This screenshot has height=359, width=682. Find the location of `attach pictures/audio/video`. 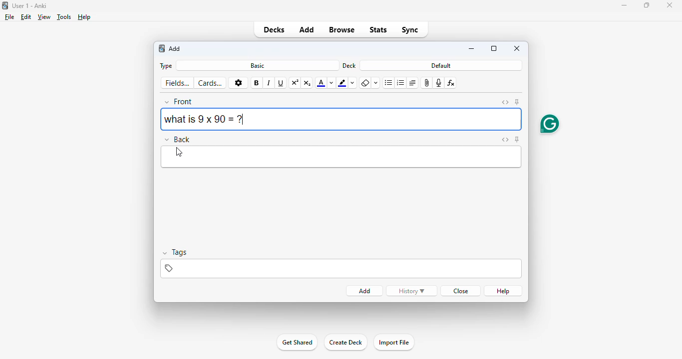

attach pictures/audio/video is located at coordinates (427, 83).